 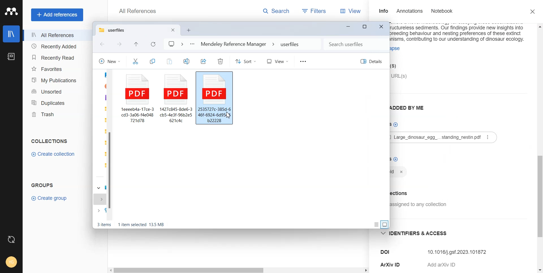 What do you see at coordinates (59, 113) in the screenshot?
I see `Trash` at bounding box center [59, 113].